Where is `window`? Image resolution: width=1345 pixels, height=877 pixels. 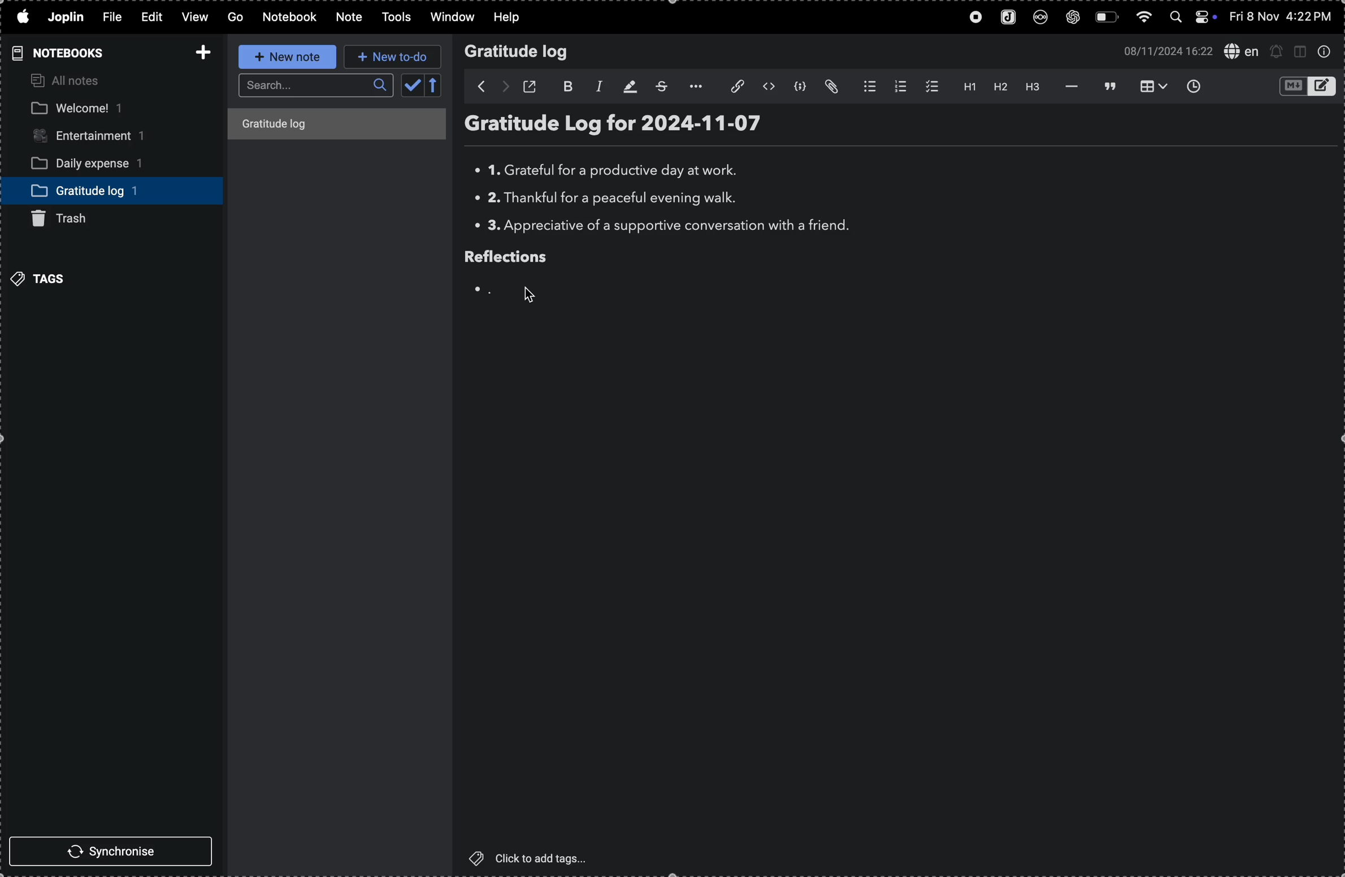
window is located at coordinates (453, 17).